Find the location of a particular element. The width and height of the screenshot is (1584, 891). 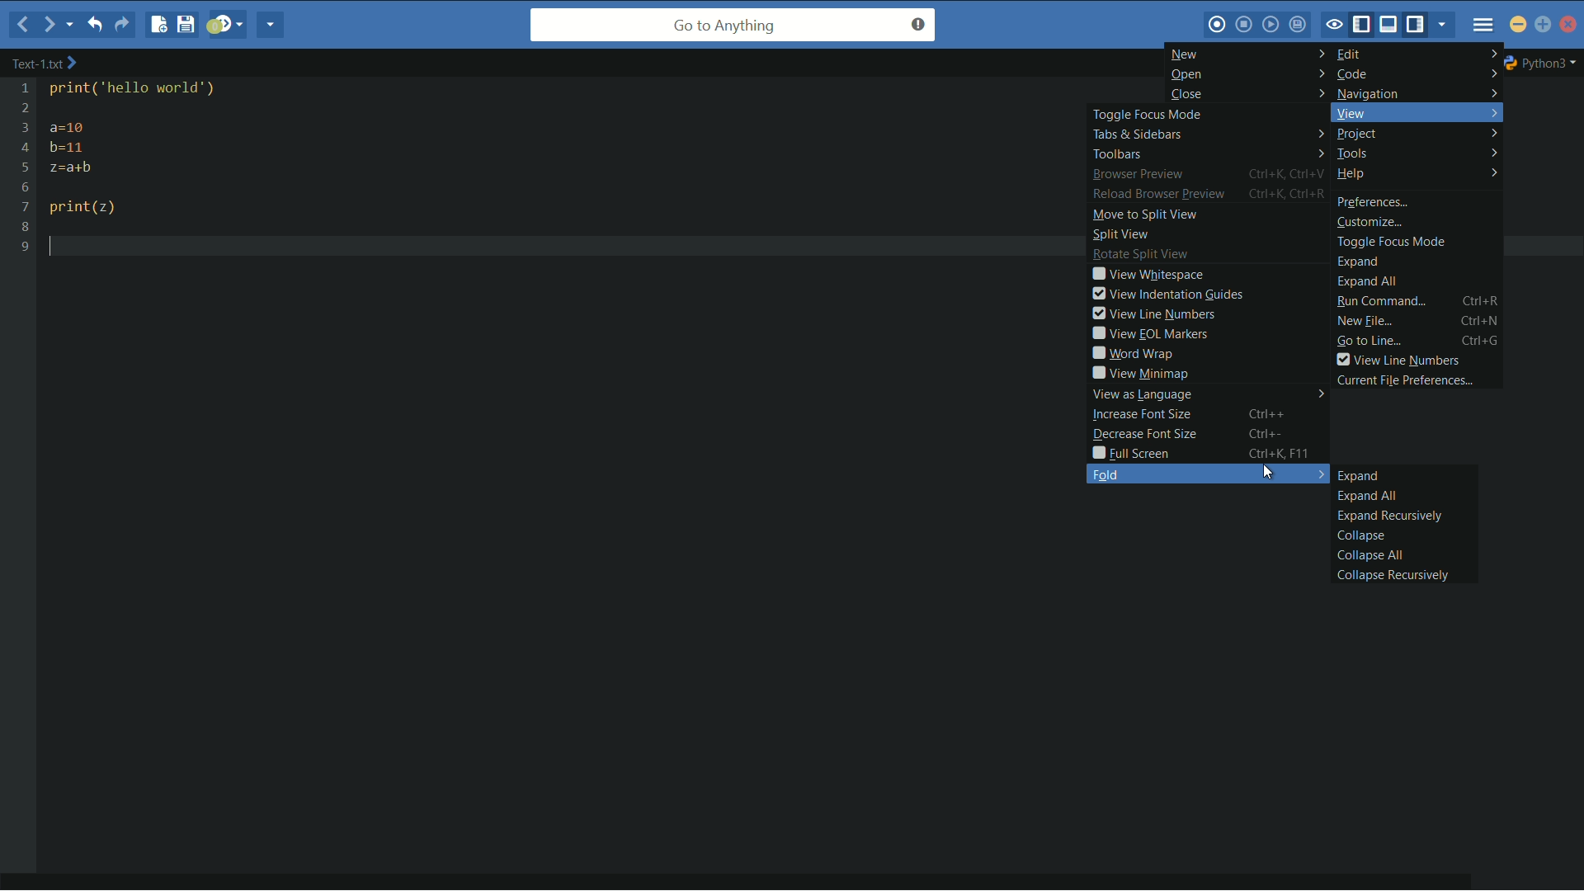

collapse is located at coordinates (1359, 535).